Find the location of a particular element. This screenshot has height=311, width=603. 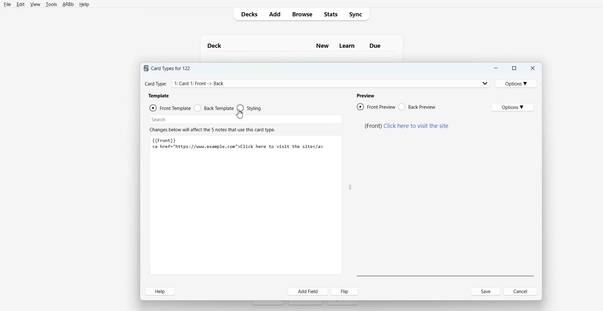

Text 1 is located at coordinates (298, 45).